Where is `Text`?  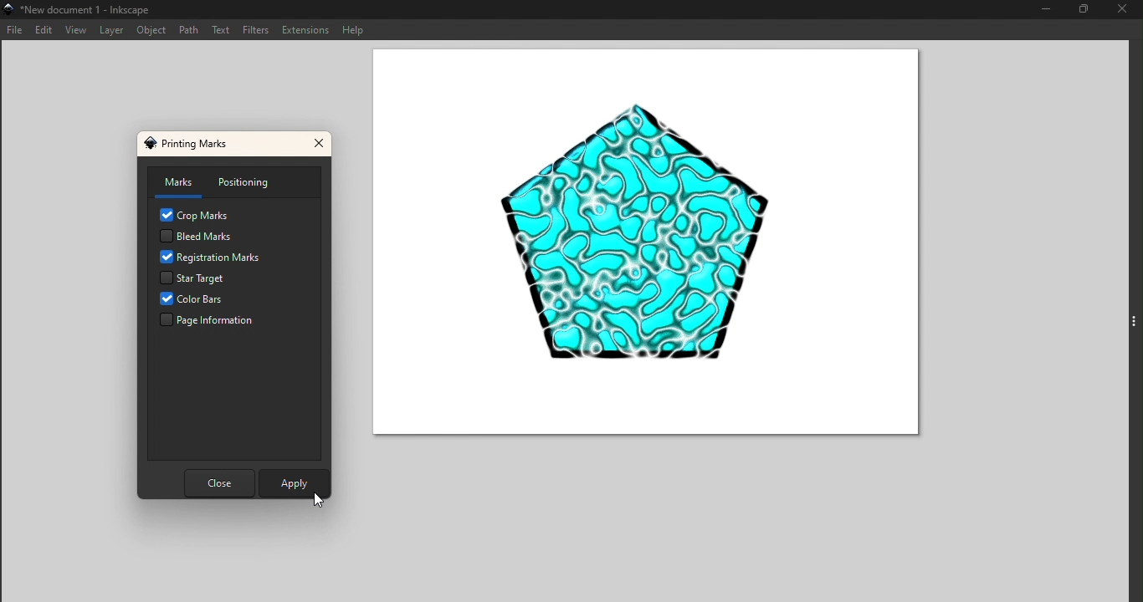
Text is located at coordinates (223, 32).